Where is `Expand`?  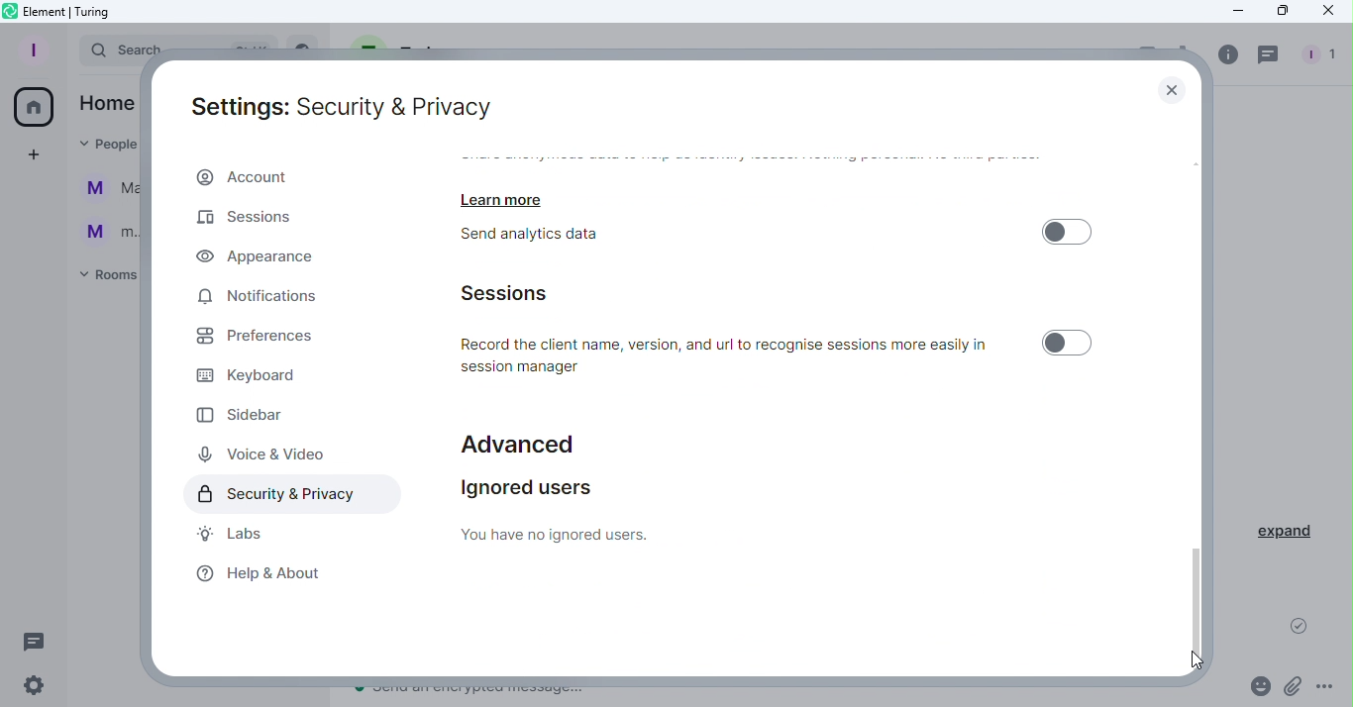 Expand is located at coordinates (1286, 532).